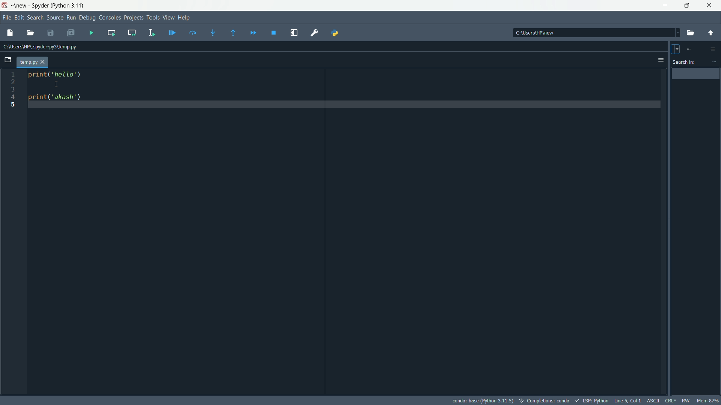  What do you see at coordinates (30, 34) in the screenshot?
I see `open file` at bounding box center [30, 34].